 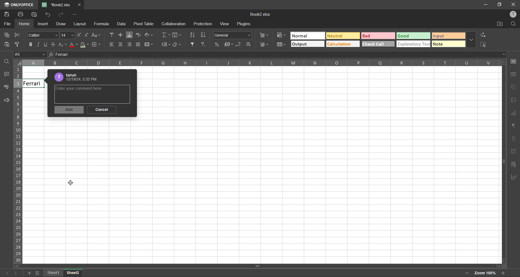 I want to click on cut, so click(x=19, y=35).